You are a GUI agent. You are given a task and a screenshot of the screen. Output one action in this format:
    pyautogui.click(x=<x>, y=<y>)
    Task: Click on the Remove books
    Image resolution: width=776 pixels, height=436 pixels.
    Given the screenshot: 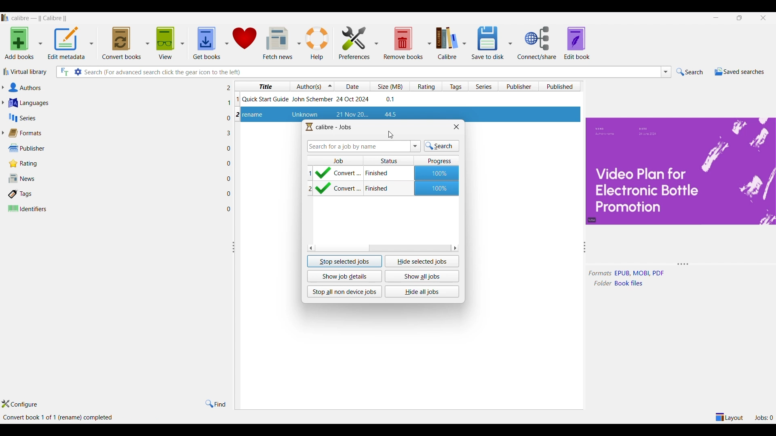 What is the action you would take?
    pyautogui.click(x=403, y=43)
    